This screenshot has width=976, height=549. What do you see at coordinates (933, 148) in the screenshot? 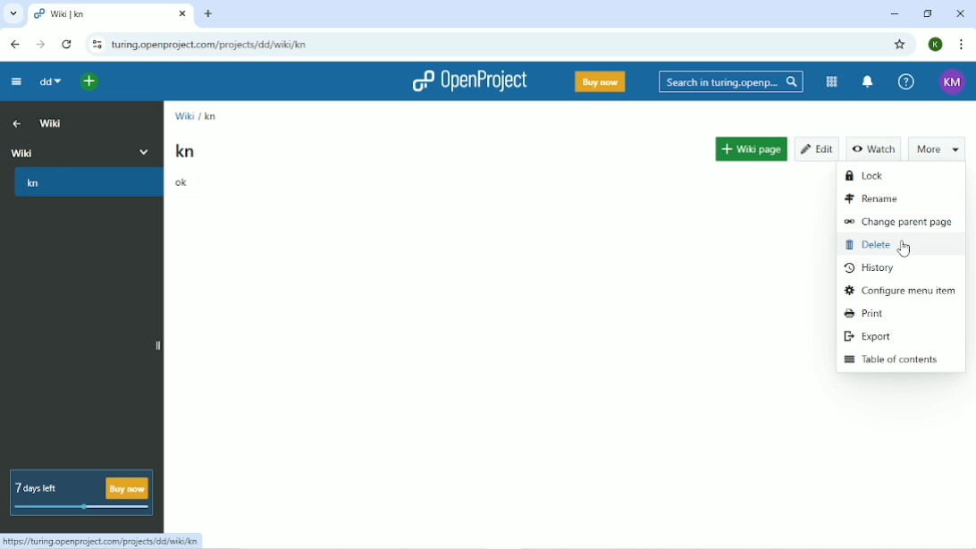
I see `More` at bounding box center [933, 148].